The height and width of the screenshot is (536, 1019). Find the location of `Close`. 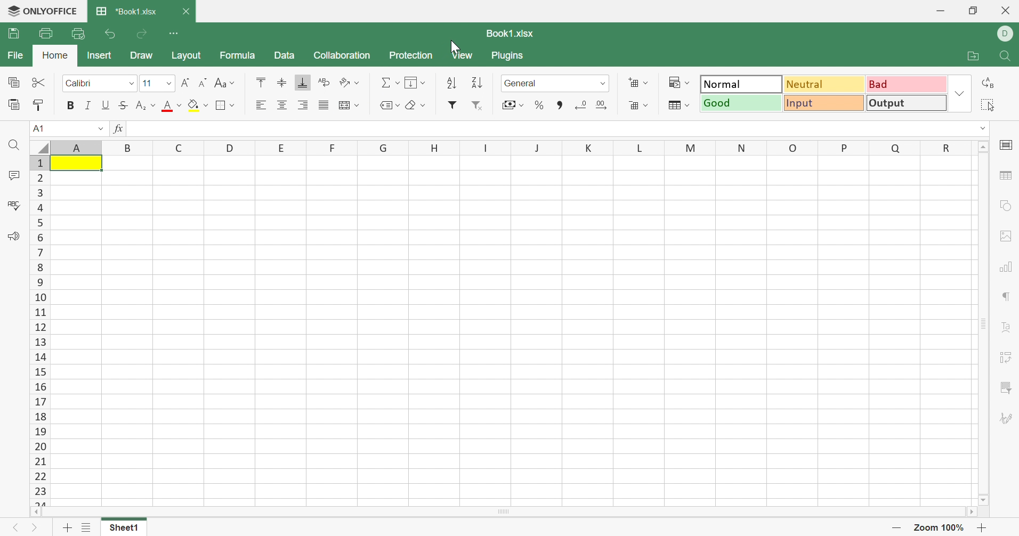

Close is located at coordinates (1006, 10).